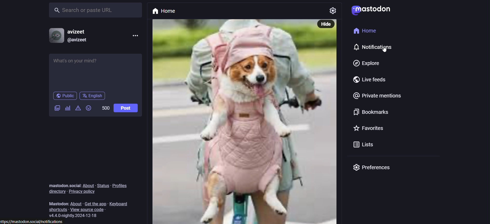  Describe the element at coordinates (164, 10) in the screenshot. I see `home` at that location.